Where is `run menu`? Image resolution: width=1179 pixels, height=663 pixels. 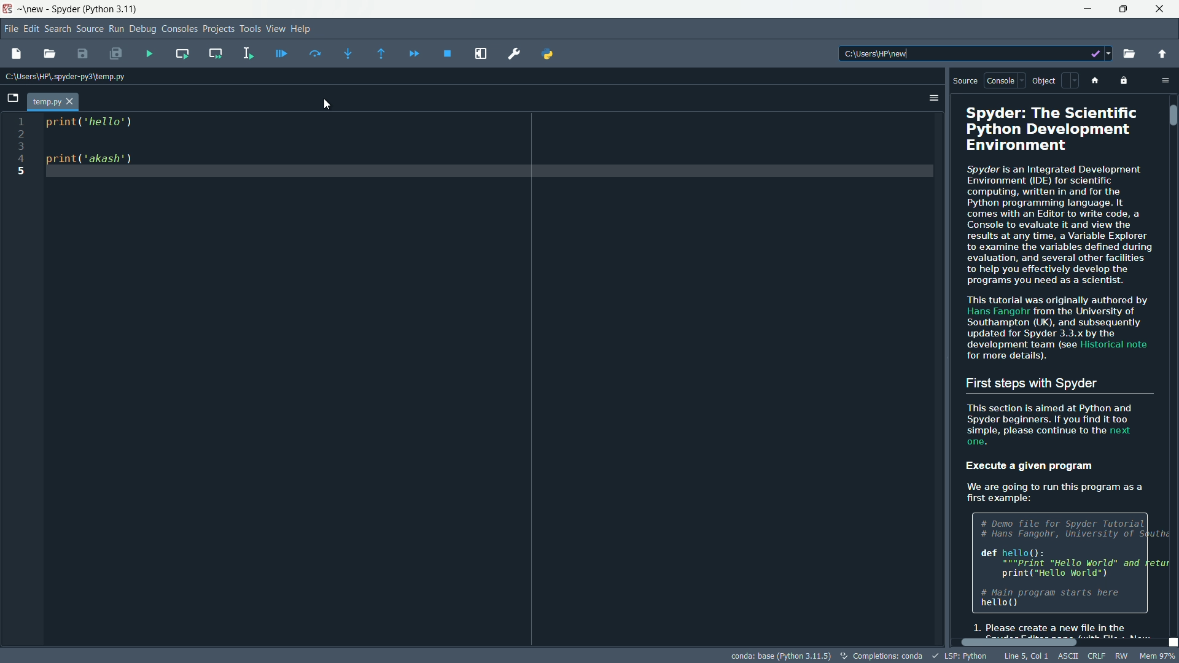 run menu is located at coordinates (116, 29).